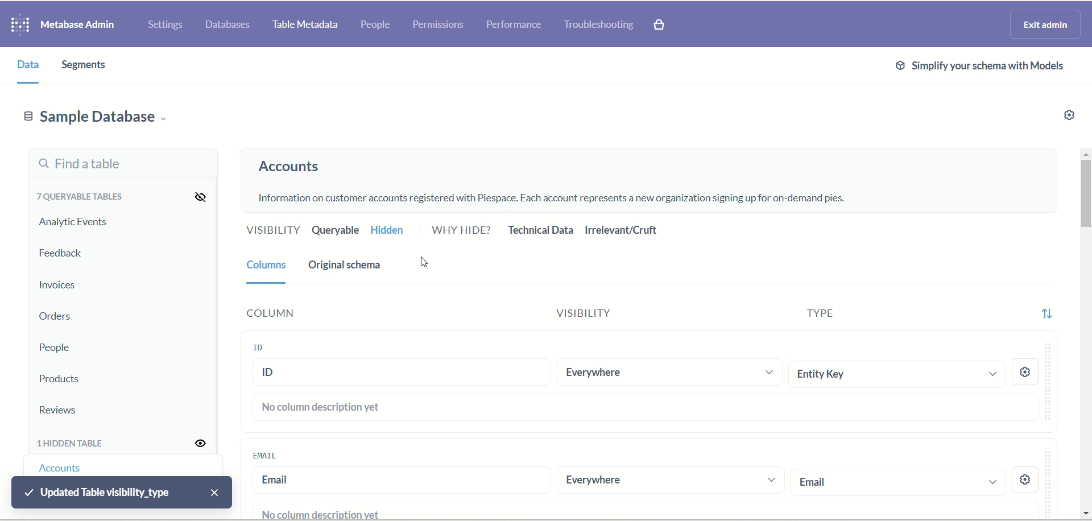 The height and width of the screenshot is (521, 1092). Describe the element at coordinates (19, 26) in the screenshot. I see `metabase logo` at that location.